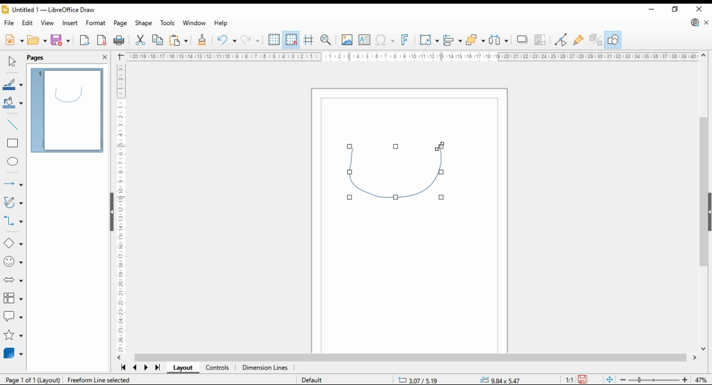 The image size is (712, 385). I want to click on select at least three objects to distribute, so click(498, 40).